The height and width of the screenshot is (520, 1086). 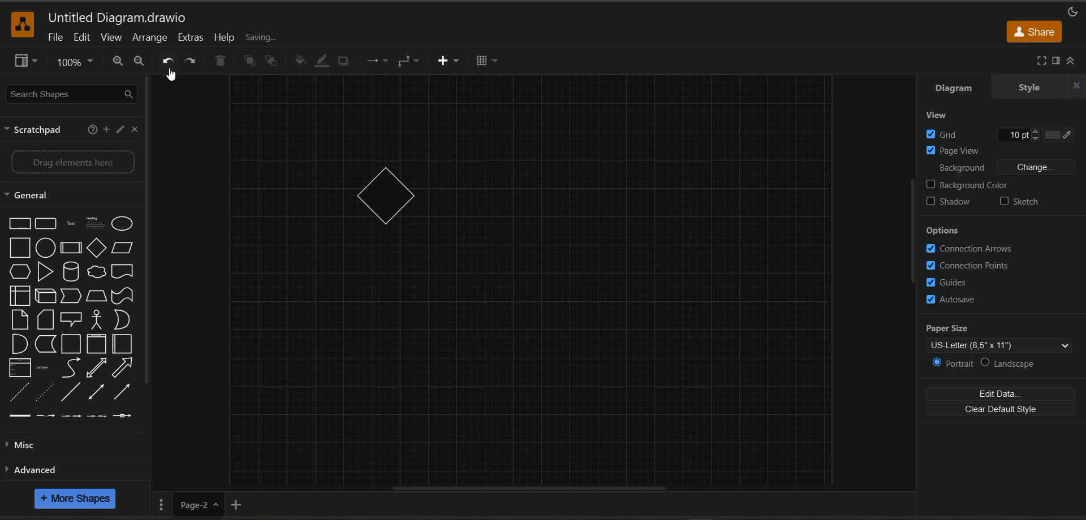 I want to click on share, so click(x=1037, y=32).